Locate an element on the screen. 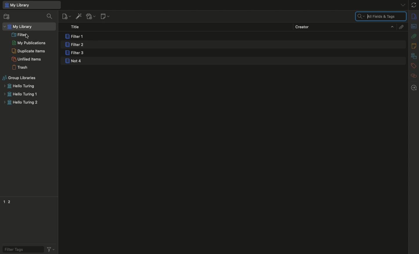  Filter 1 is located at coordinates (75, 37).